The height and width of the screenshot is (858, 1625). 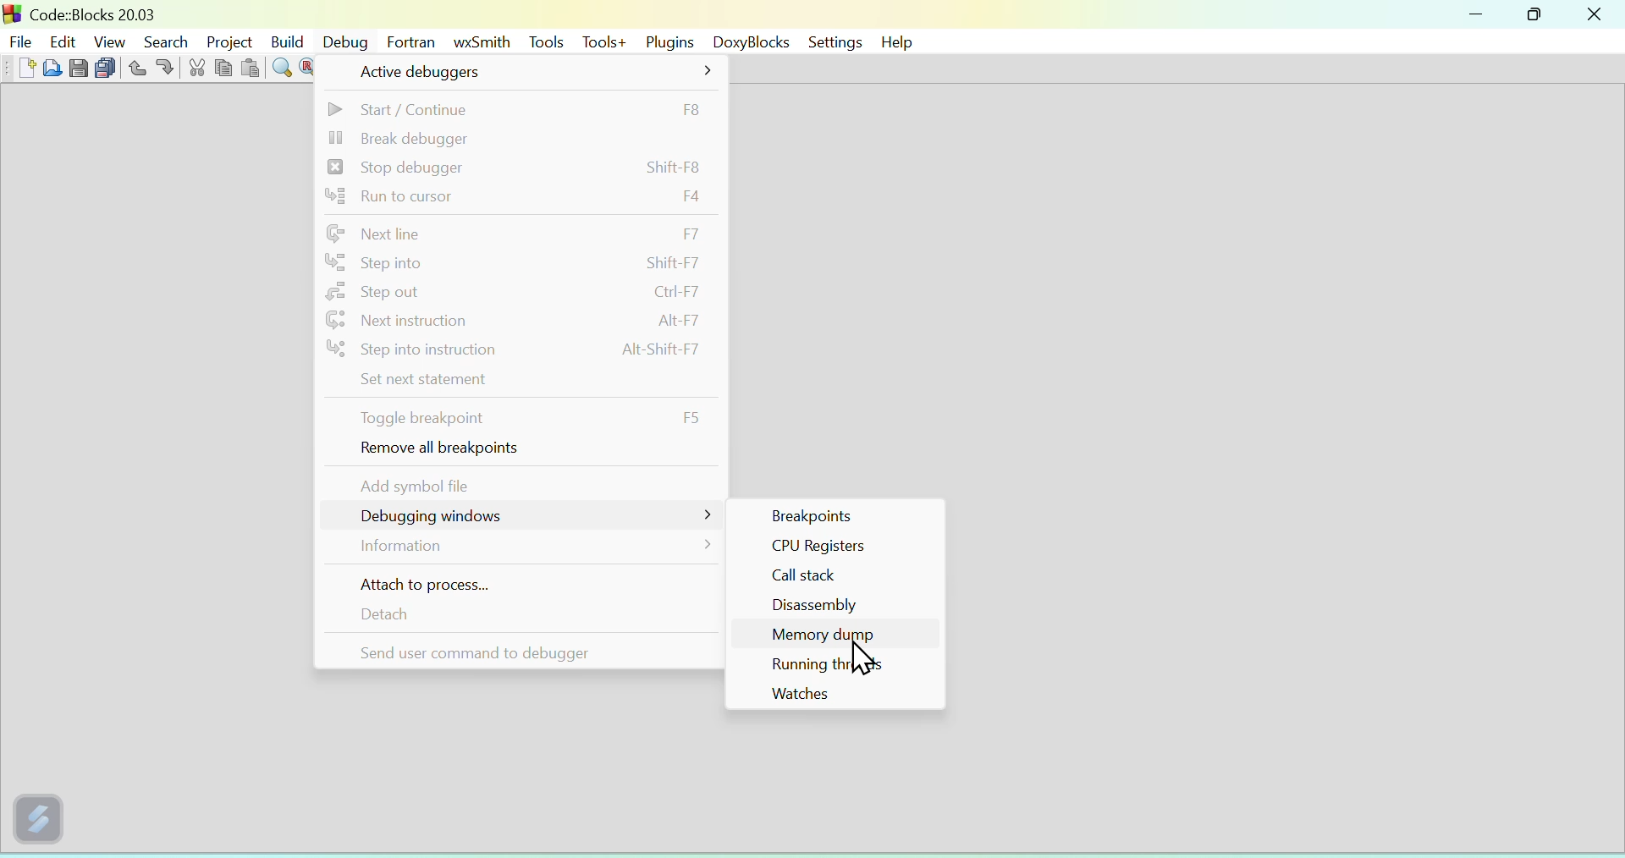 What do you see at coordinates (515, 137) in the screenshot?
I see `break debugger` at bounding box center [515, 137].